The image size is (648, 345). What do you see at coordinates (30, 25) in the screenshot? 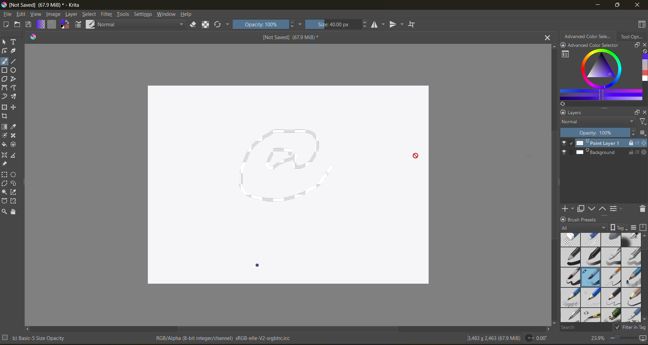
I see `save` at bounding box center [30, 25].